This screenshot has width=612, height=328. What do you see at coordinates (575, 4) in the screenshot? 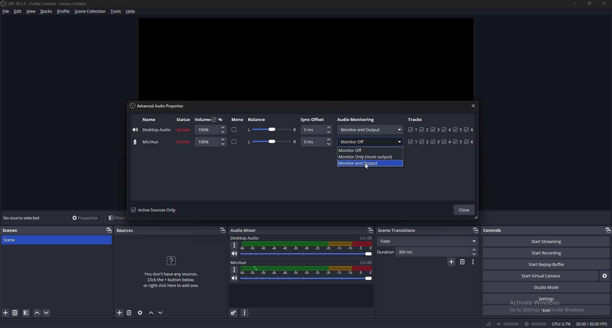
I see `minimize` at bounding box center [575, 4].